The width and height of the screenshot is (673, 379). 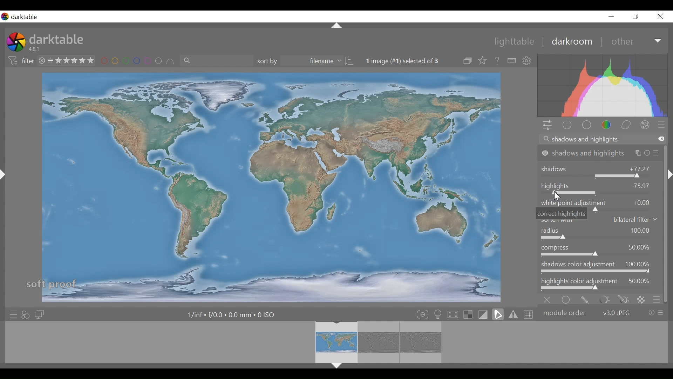 I want to click on color, so click(x=607, y=125).